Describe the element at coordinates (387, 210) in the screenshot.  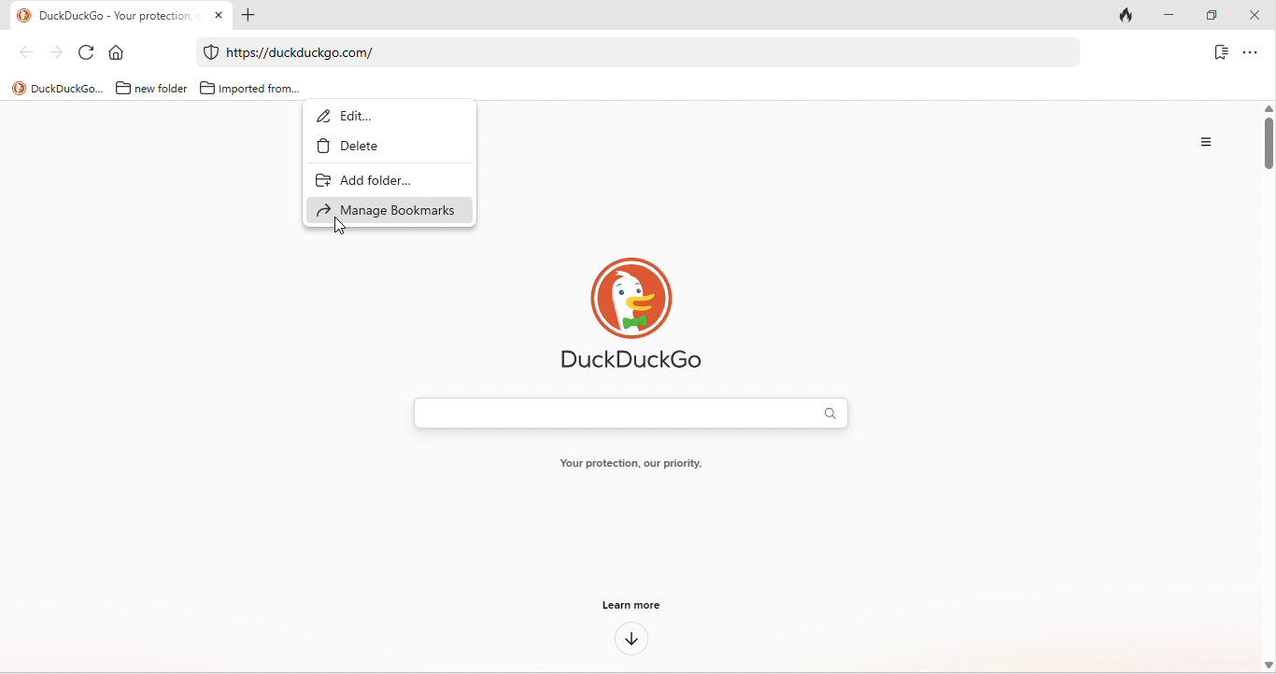
I see `manage bookmarks` at that location.